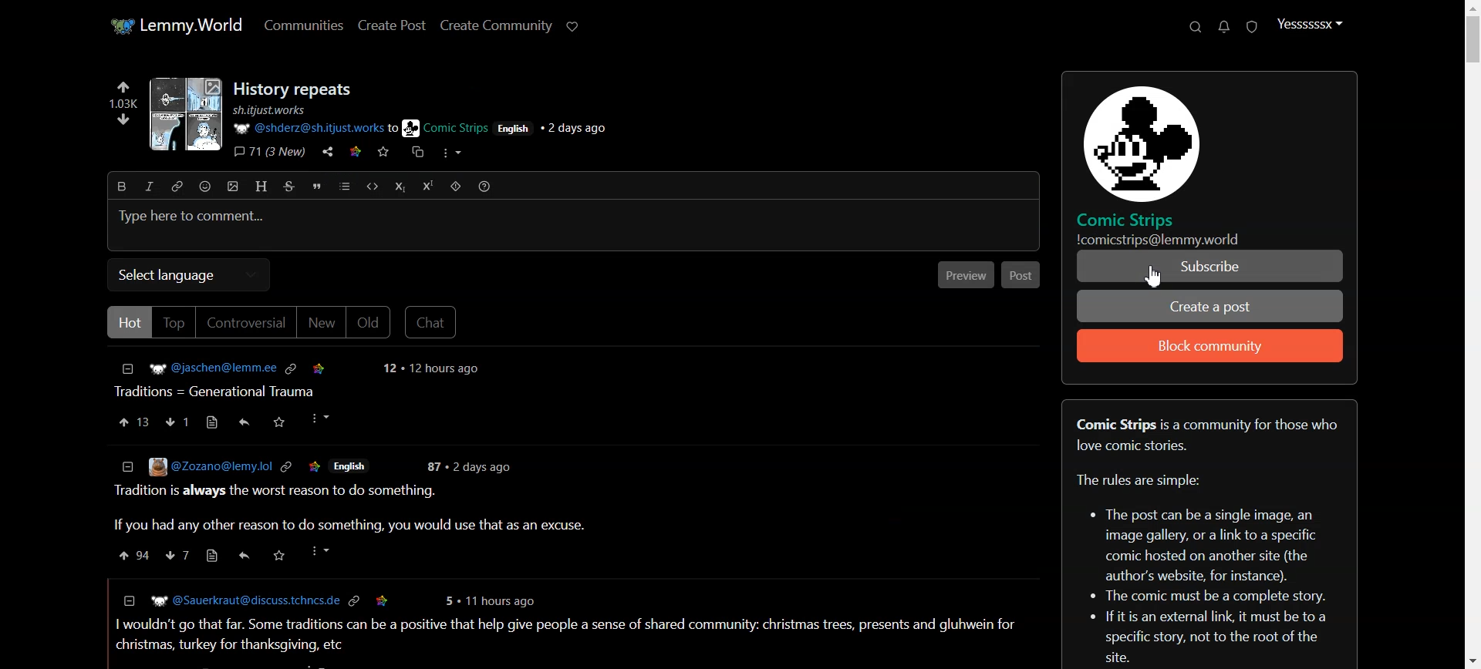 The height and width of the screenshot is (669, 1481). I want to click on 2 days ago, so click(581, 129).